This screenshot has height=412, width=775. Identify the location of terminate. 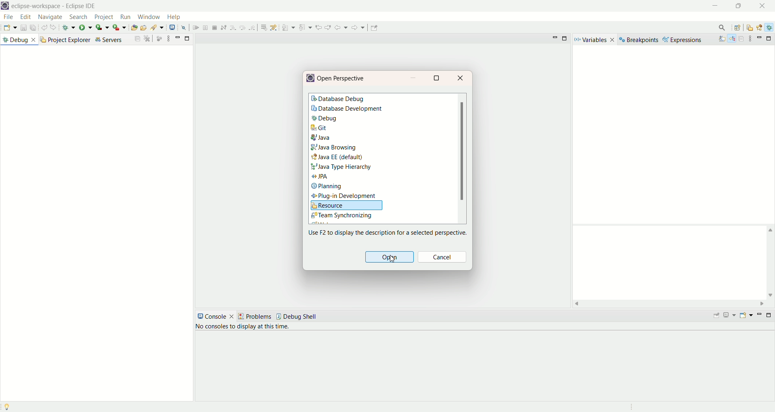
(273, 27).